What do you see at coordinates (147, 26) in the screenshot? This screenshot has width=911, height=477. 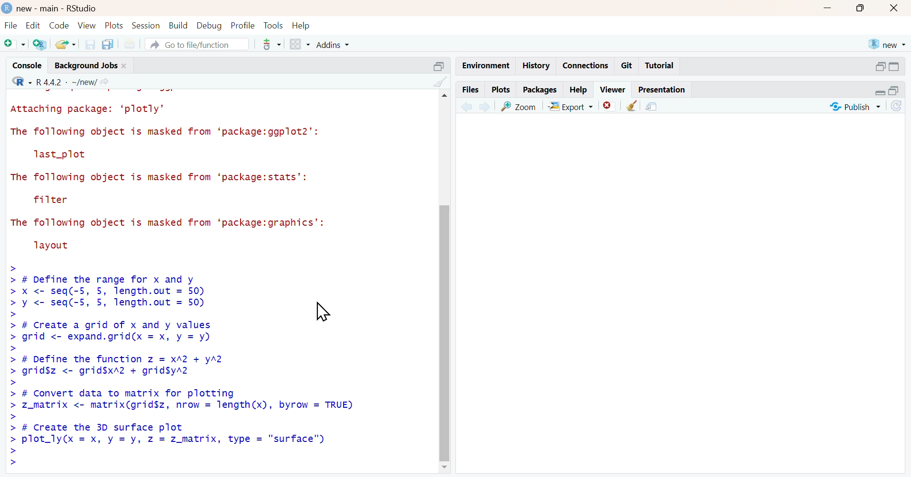 I see `session` at bounding box center [147, 26].